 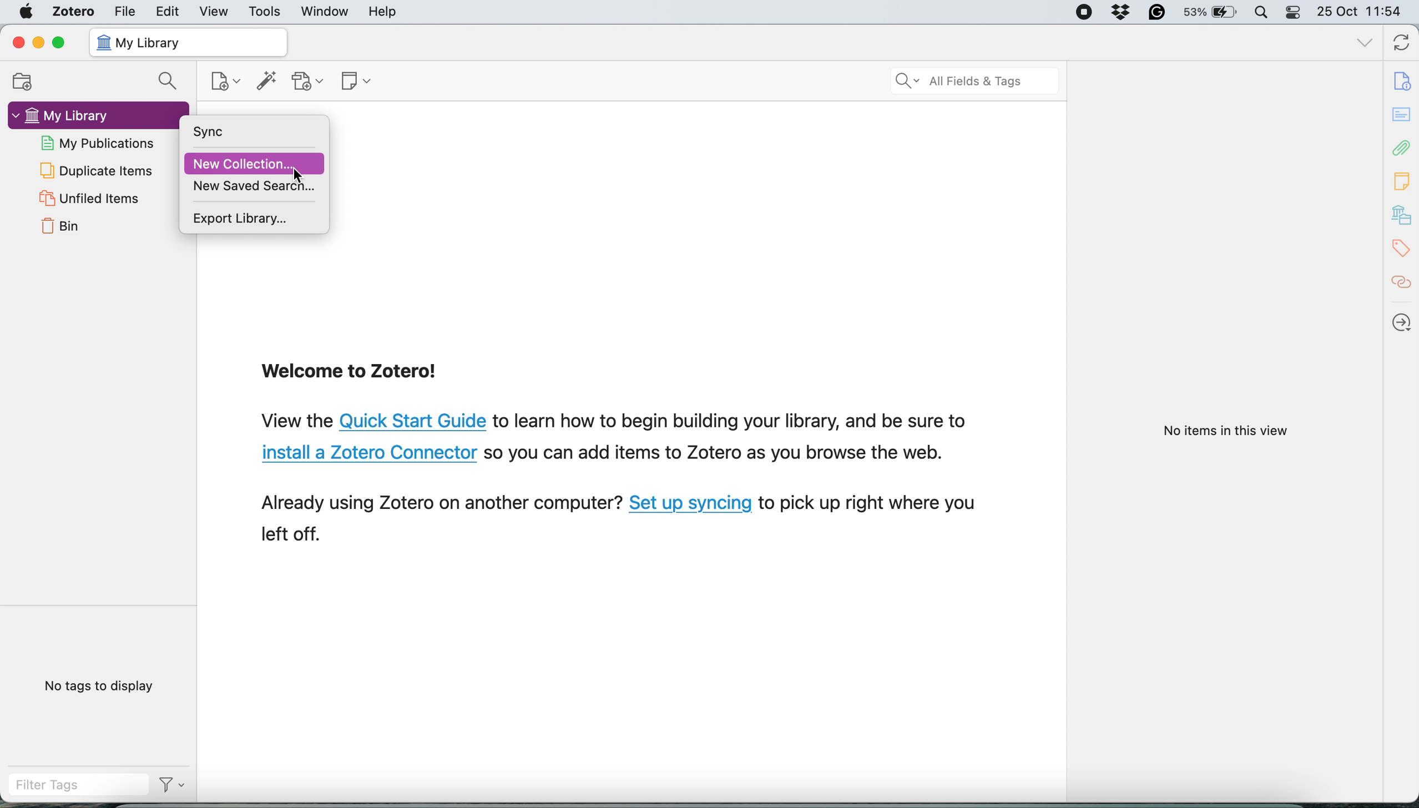 I want to click on minimise, so click(x=40, y=43).